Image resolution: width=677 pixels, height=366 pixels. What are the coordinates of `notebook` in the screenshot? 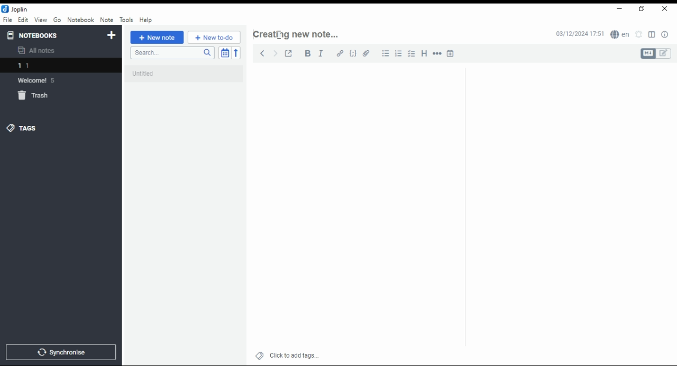 It's located at (80, 20).